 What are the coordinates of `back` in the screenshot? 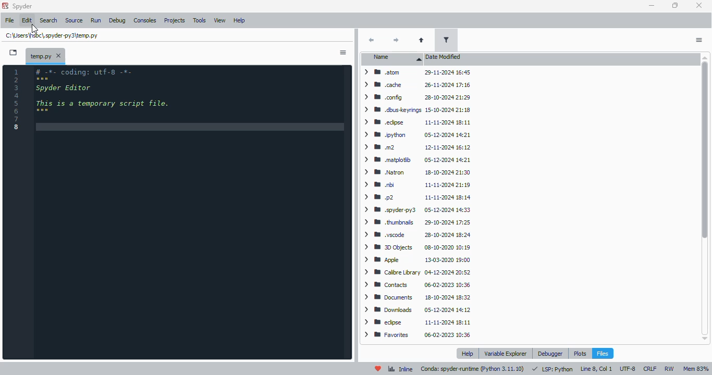 It's located at (371, 40).